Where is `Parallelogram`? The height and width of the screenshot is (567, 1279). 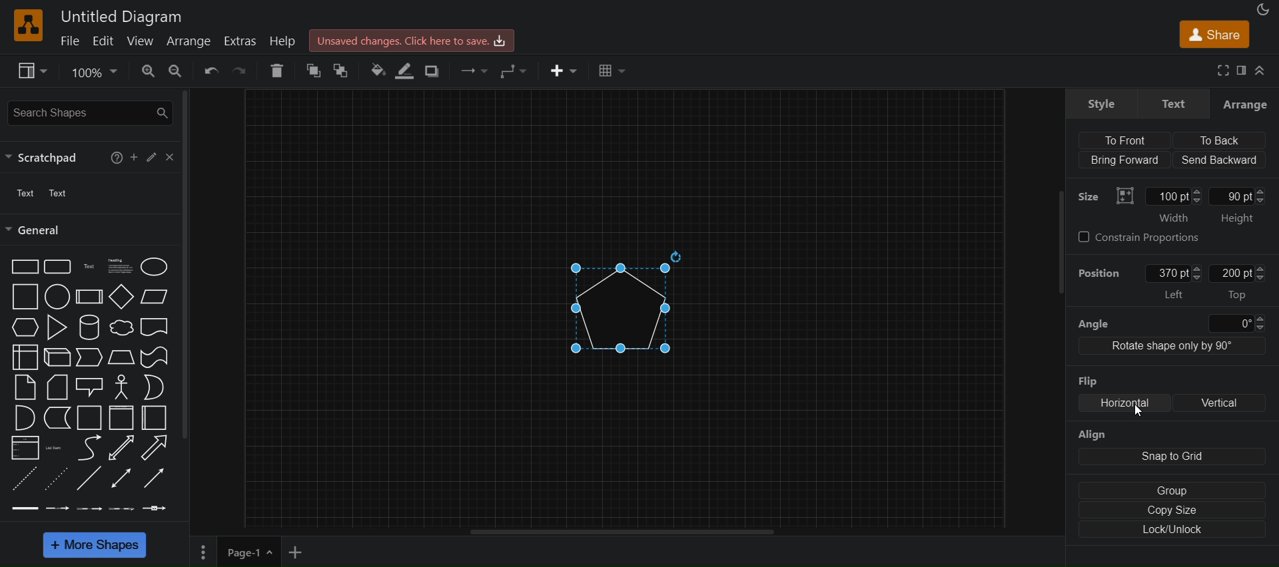 Parallelogram is located at coordinates (154, 297).